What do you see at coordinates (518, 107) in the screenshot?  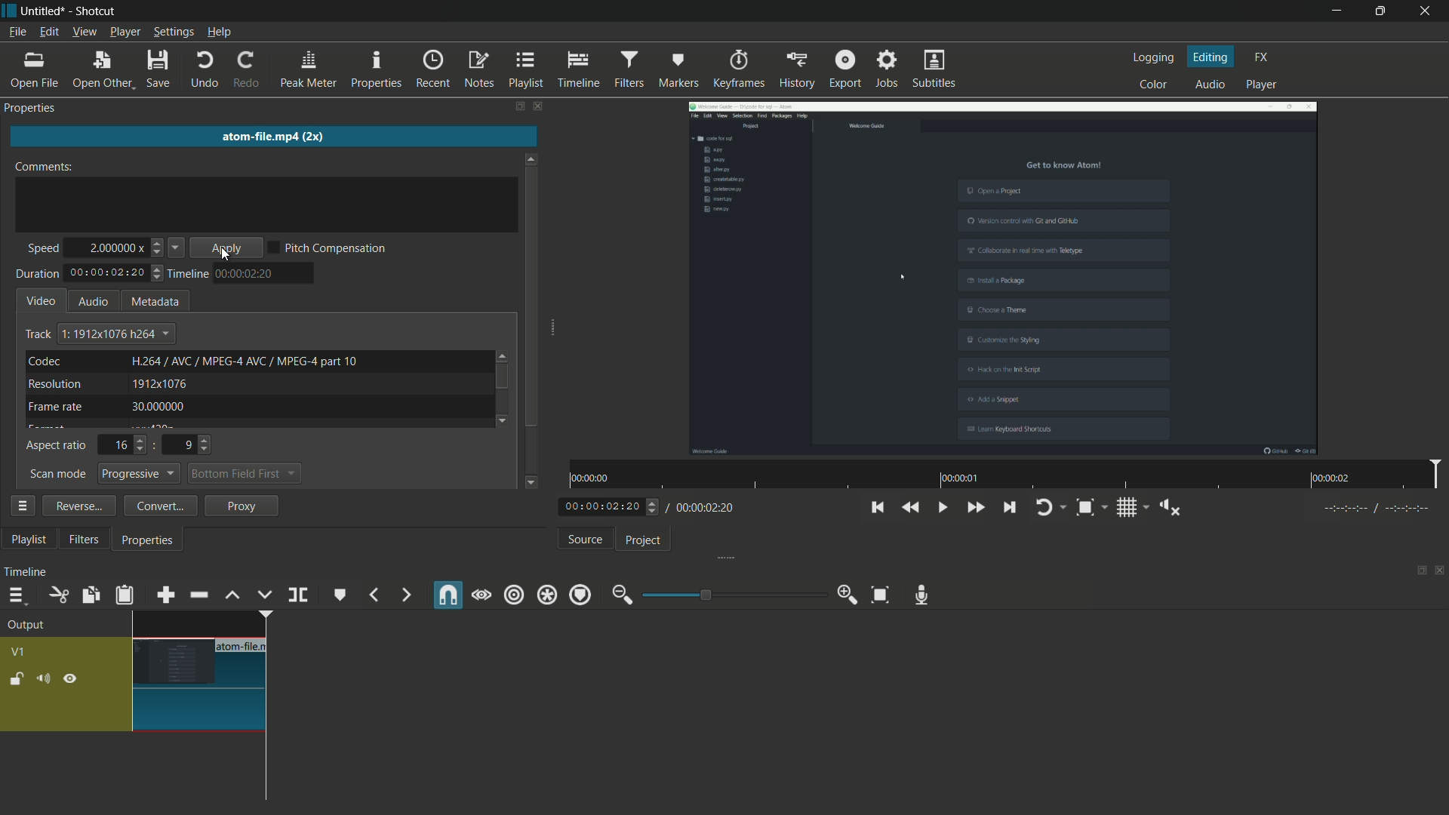 I see `change layout` at bounding box center [518, 107].